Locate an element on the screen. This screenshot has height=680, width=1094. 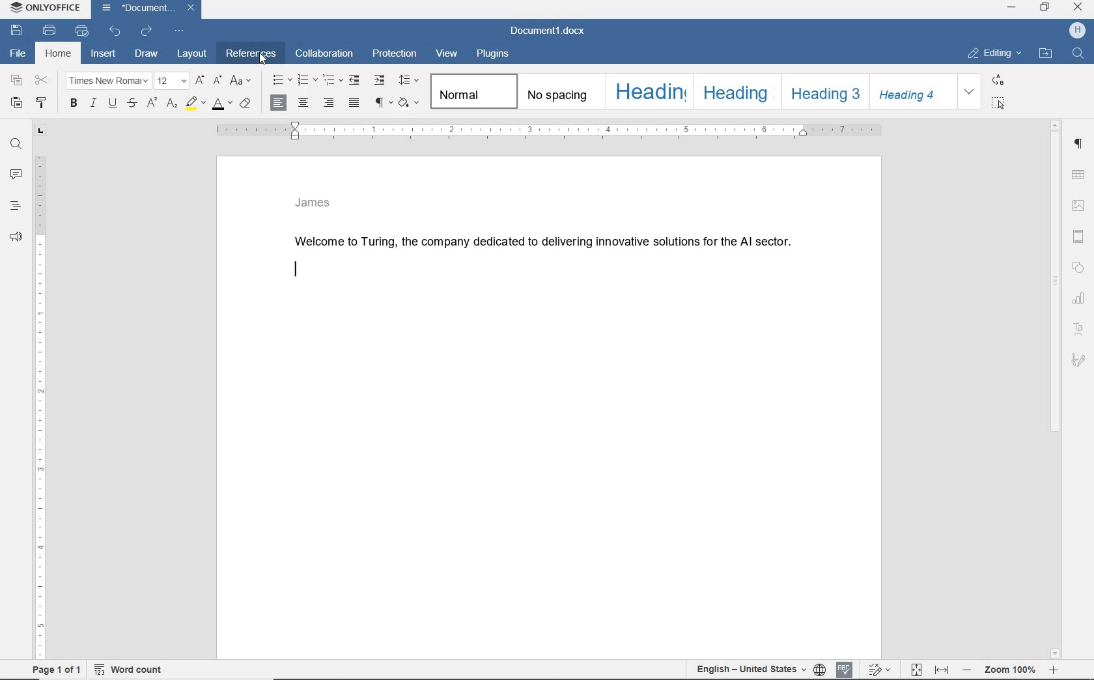
No Spacing is located at coordinates (561, 92).